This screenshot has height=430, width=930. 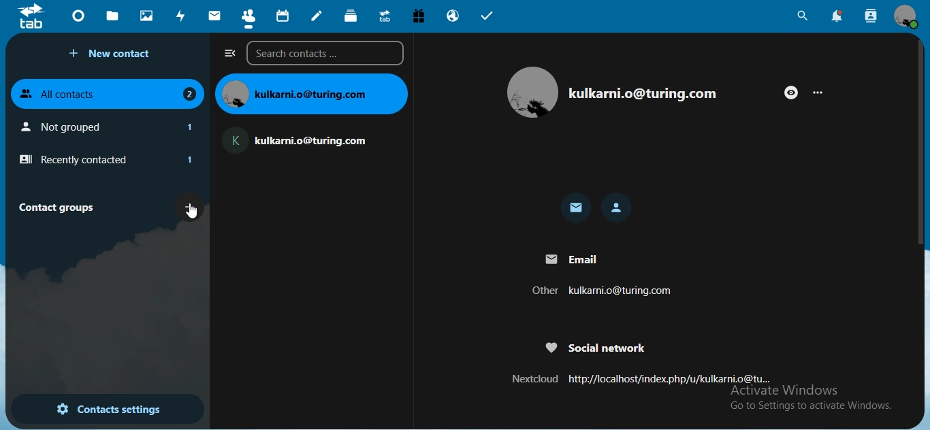 I want to click on recently contacted, so click(x=106, y=160).